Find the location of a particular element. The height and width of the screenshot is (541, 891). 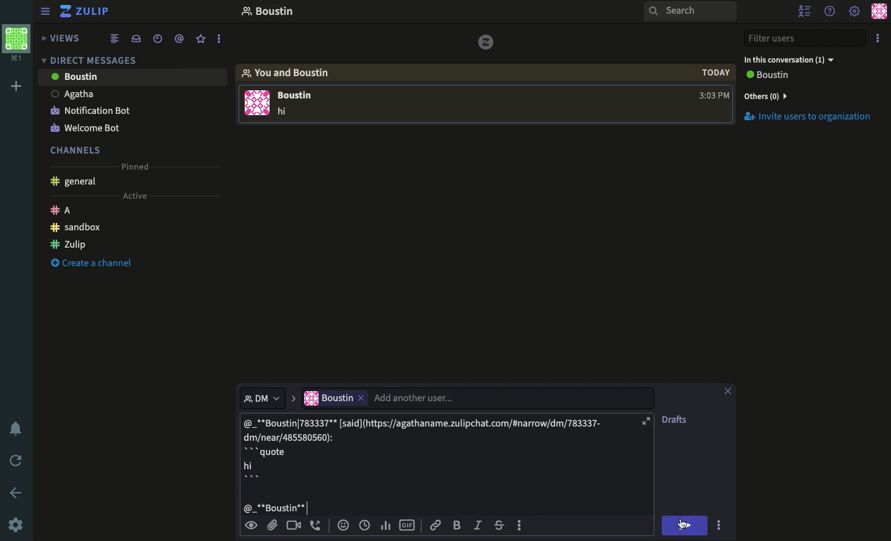

Options is located at coordinates (519, 524).